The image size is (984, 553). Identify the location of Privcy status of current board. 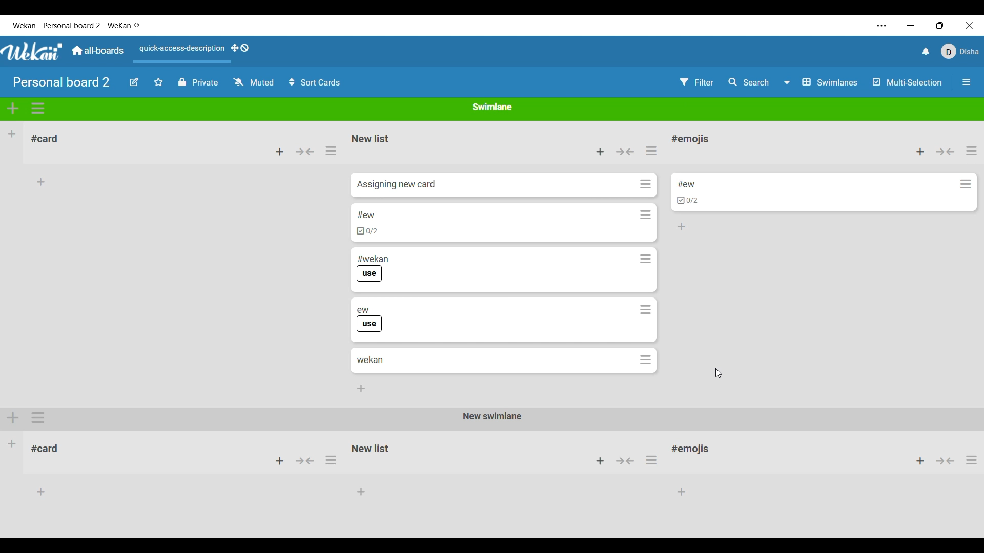
(198, 82).